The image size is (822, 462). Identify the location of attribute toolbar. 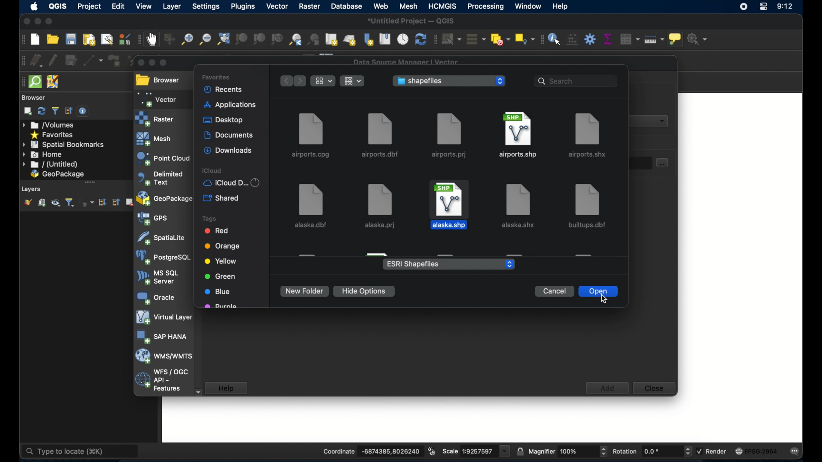
(541, 40).